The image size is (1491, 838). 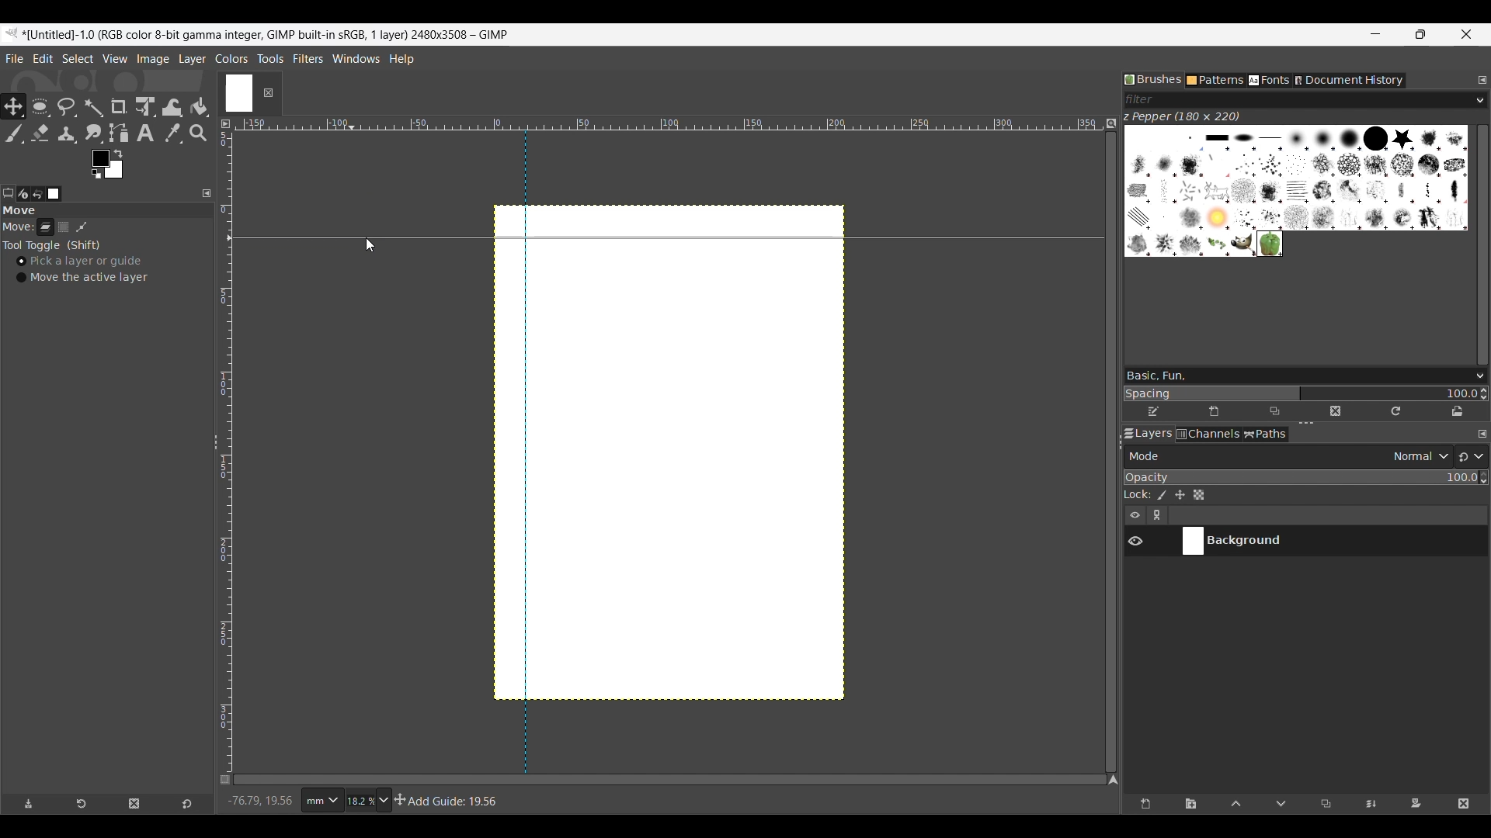 What do you see at coordinates (1300, 393) in the screenshot?
I see `Change spacing` at bounding box center [1300, 393].